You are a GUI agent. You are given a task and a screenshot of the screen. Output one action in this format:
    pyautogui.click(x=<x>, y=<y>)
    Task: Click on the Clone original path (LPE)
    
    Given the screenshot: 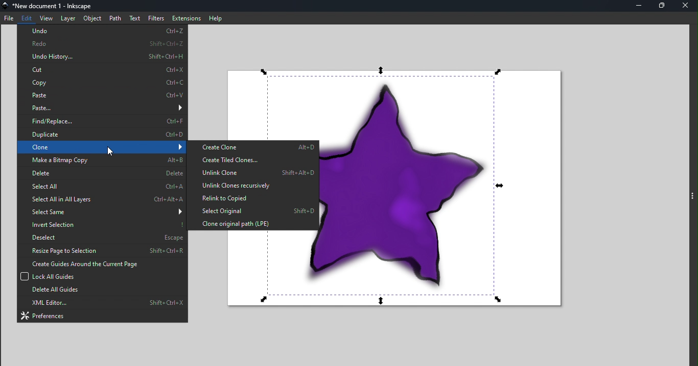 What is the action you would take?
    pyautogui.click(x=252, y=223)
    